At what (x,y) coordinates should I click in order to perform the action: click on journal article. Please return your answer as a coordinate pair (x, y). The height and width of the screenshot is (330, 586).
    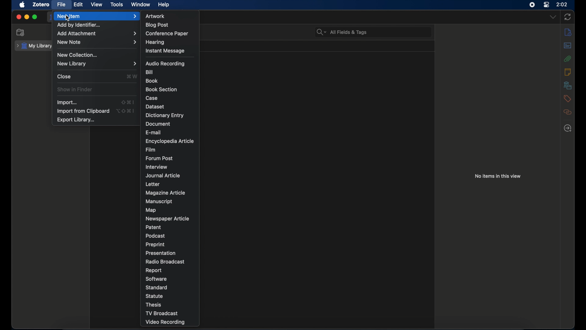
    Looking at the image, I should click on (163, 176).